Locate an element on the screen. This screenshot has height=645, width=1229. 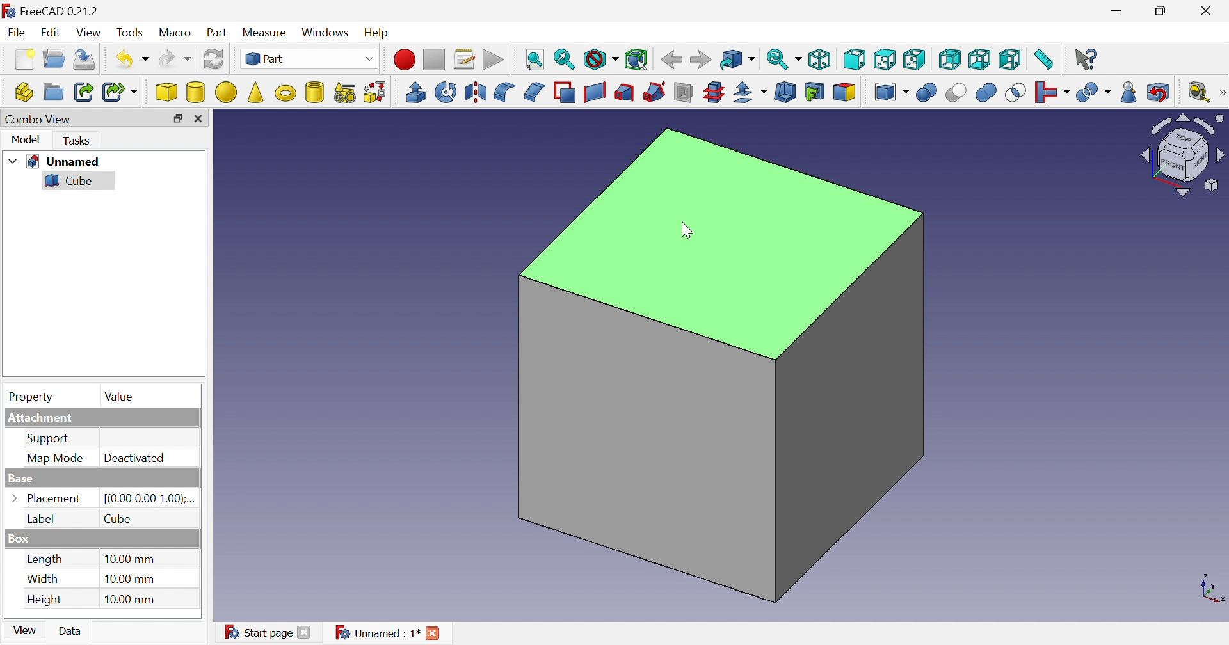
Cube is located at coordinates (70, 180).